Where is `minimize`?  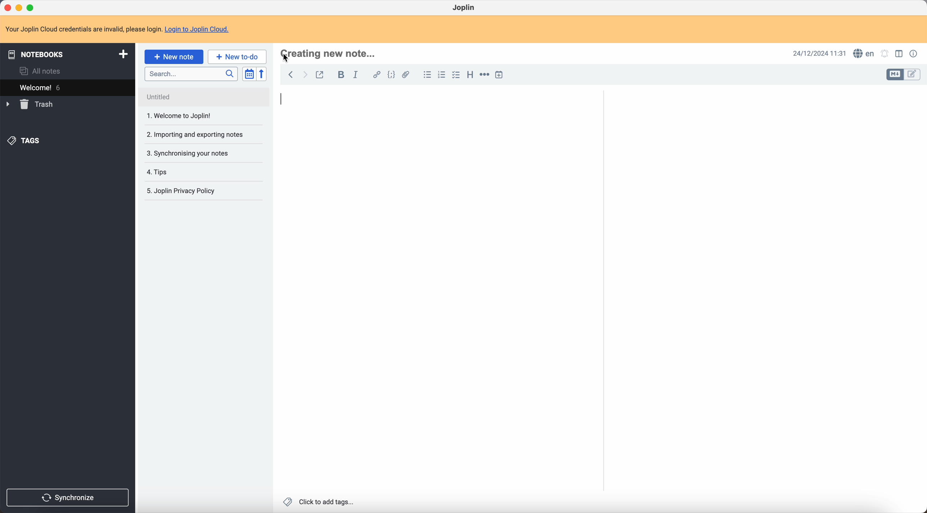 minimize is located at coordinates (19, 7).